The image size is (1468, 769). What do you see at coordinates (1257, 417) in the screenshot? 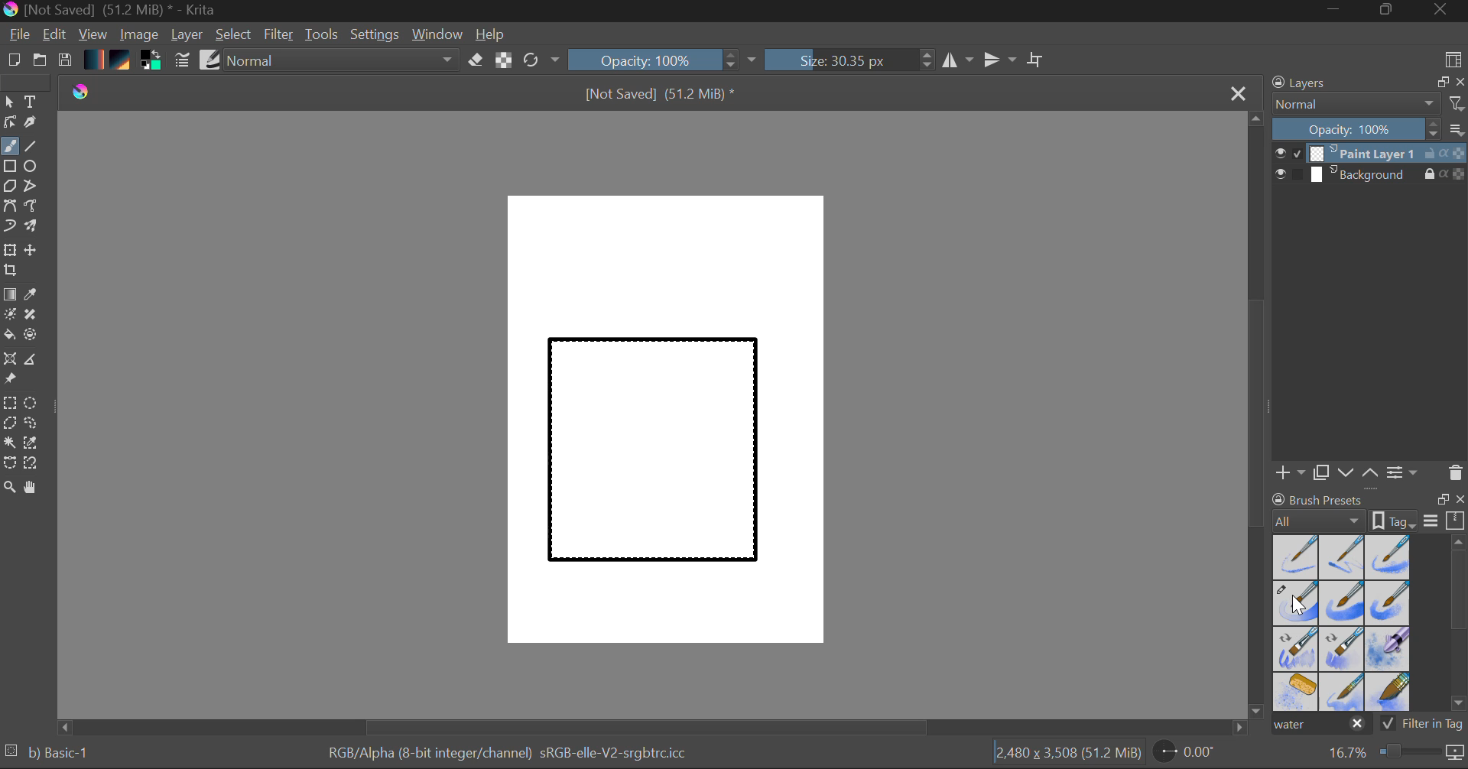
I see `Scroll Bar` at bounding box center [1257, 417].